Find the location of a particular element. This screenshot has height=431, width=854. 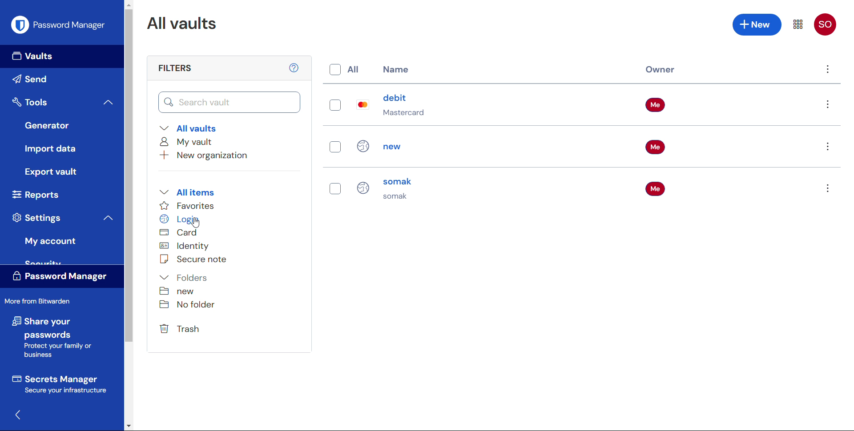

Select is located at coordinates (335, 105).